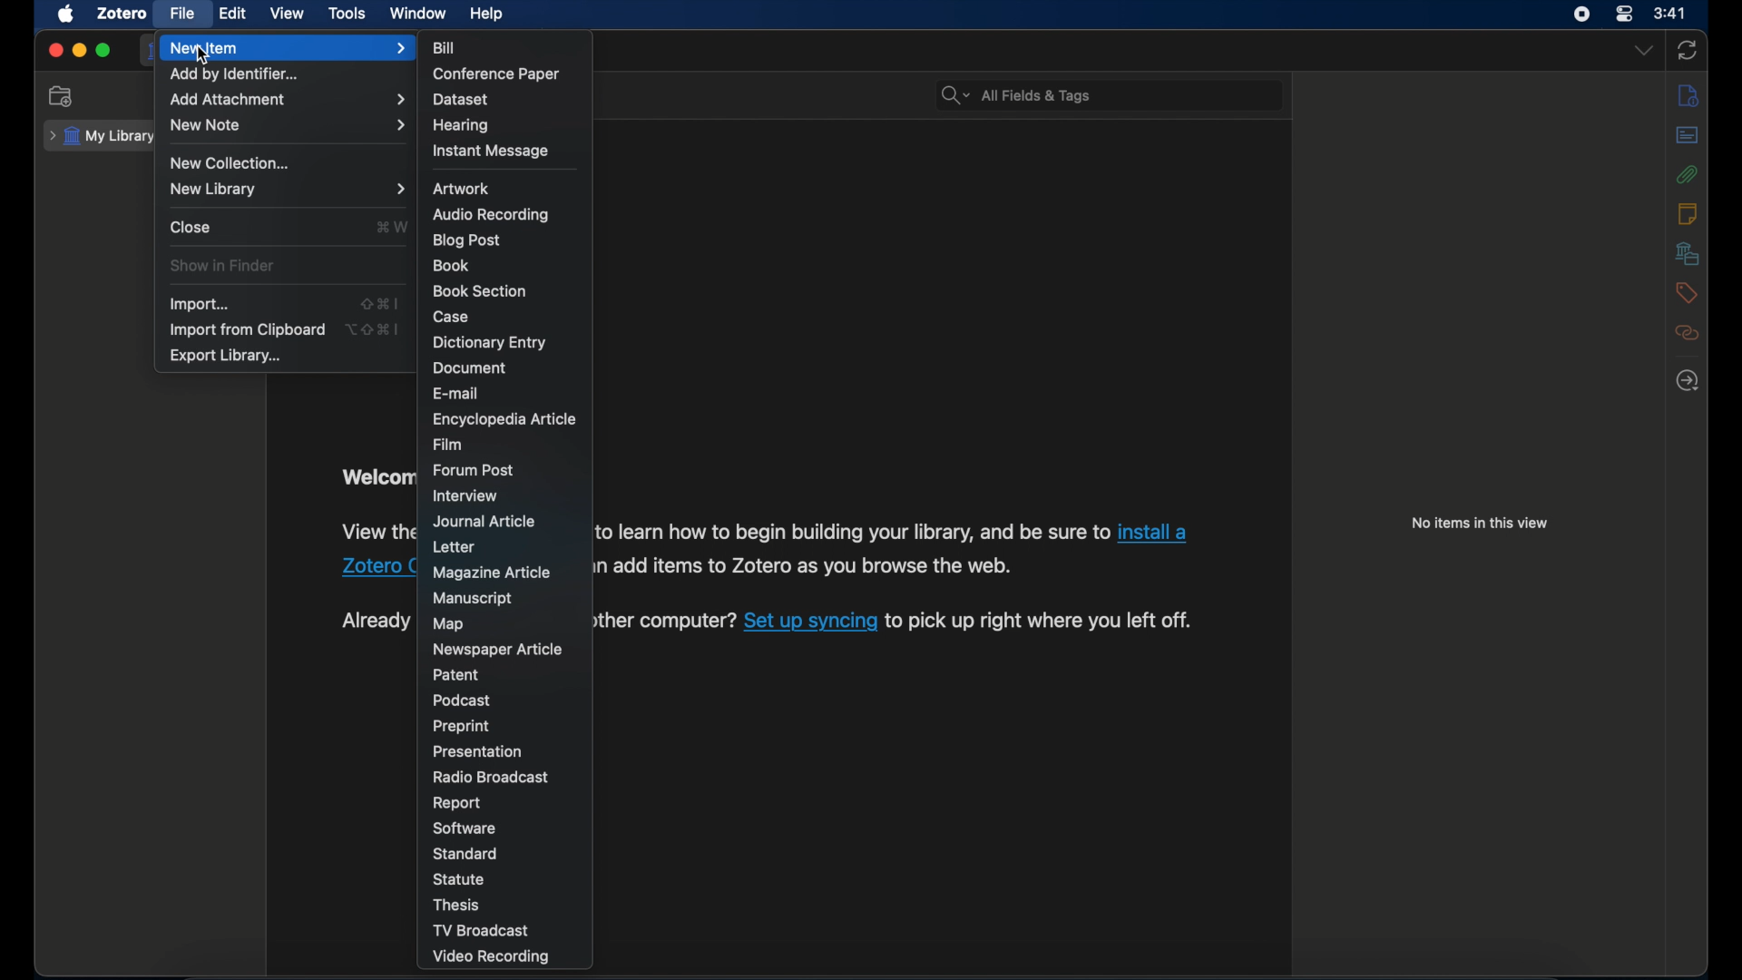 This screenshot has height=980, width=1742. I want to click on conference paper, so click(495, 74).